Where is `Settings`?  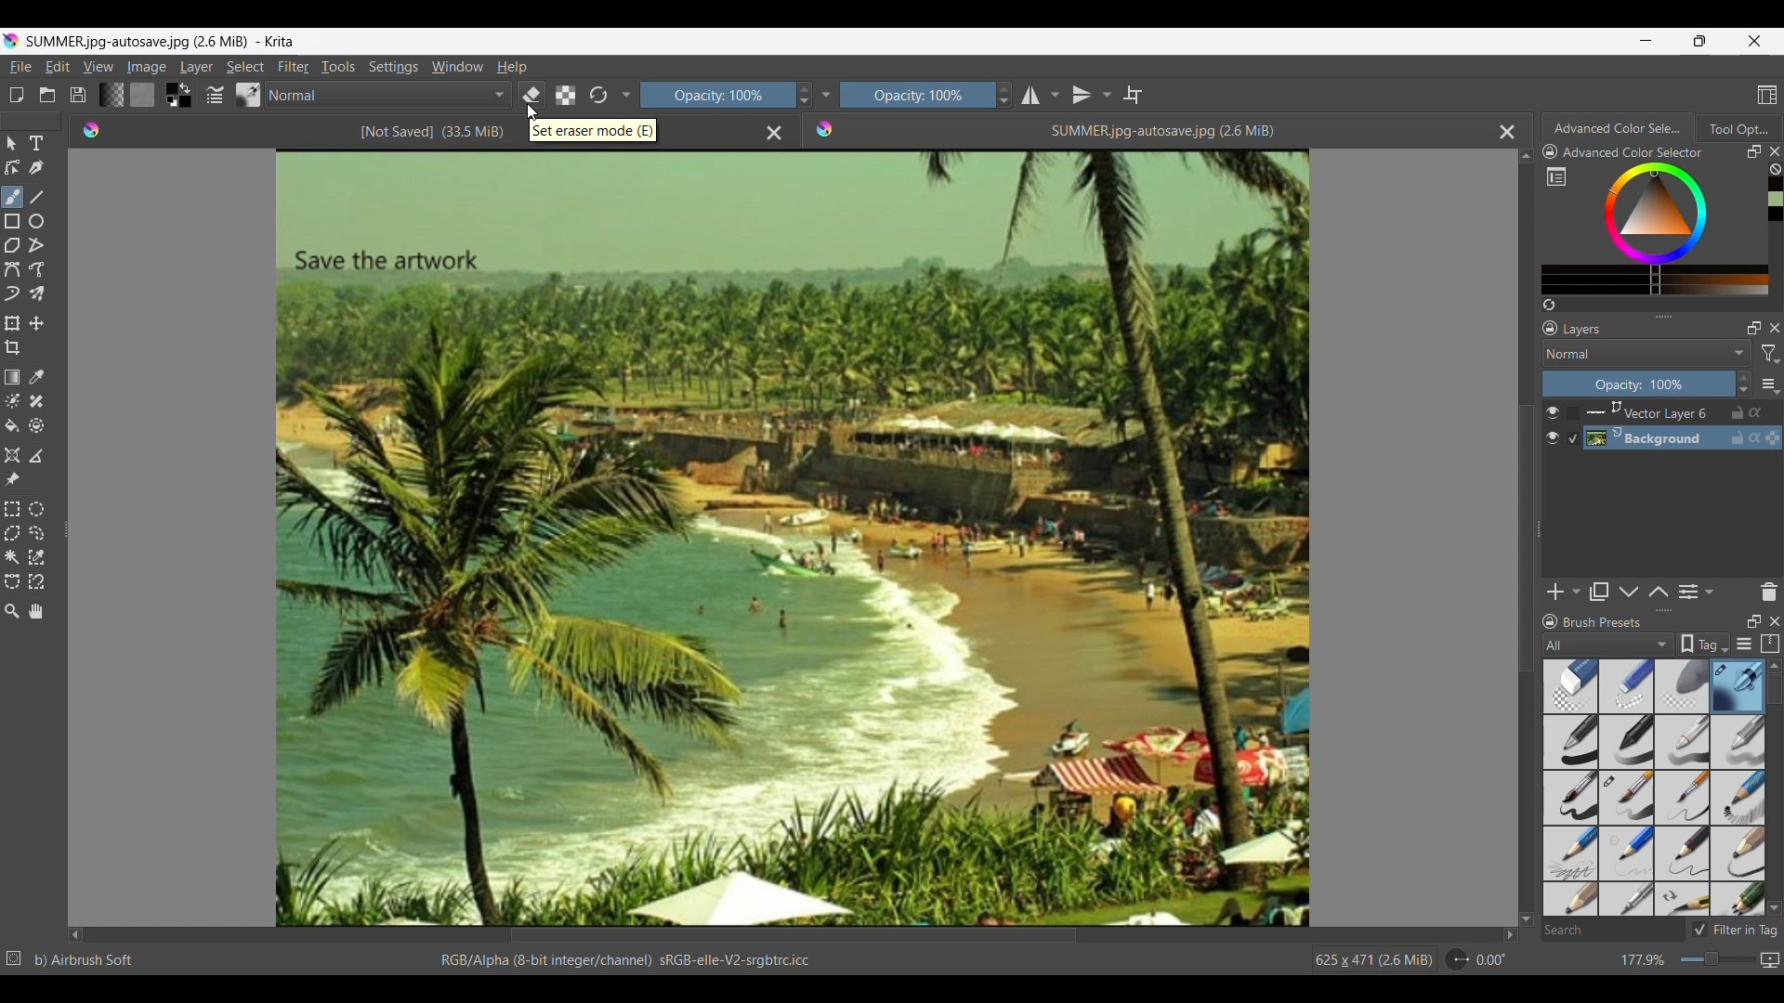
Settings is located at coordinates (394, 67).